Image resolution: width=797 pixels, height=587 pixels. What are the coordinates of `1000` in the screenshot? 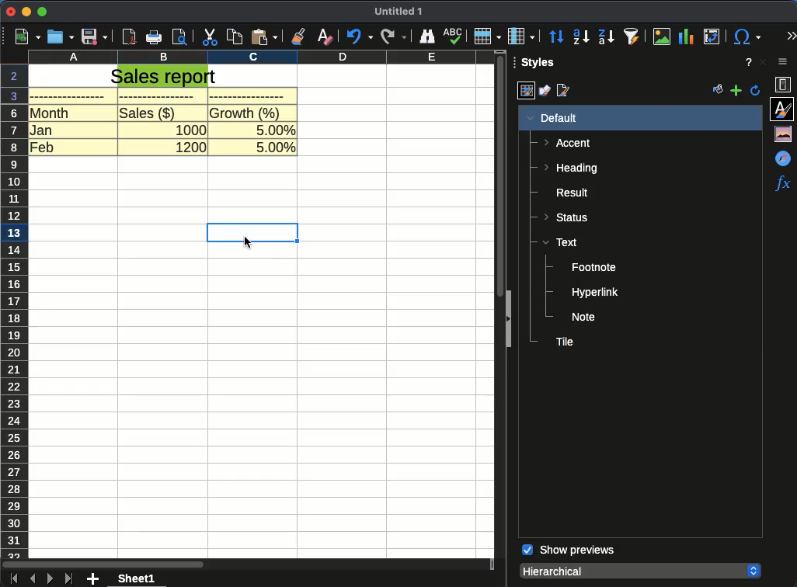 It's located at (190, 130).